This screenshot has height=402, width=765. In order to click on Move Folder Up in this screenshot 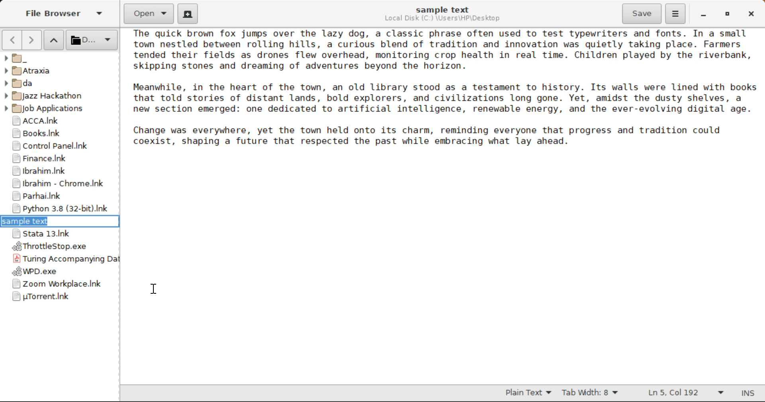, I will do `click(54, 41)`.